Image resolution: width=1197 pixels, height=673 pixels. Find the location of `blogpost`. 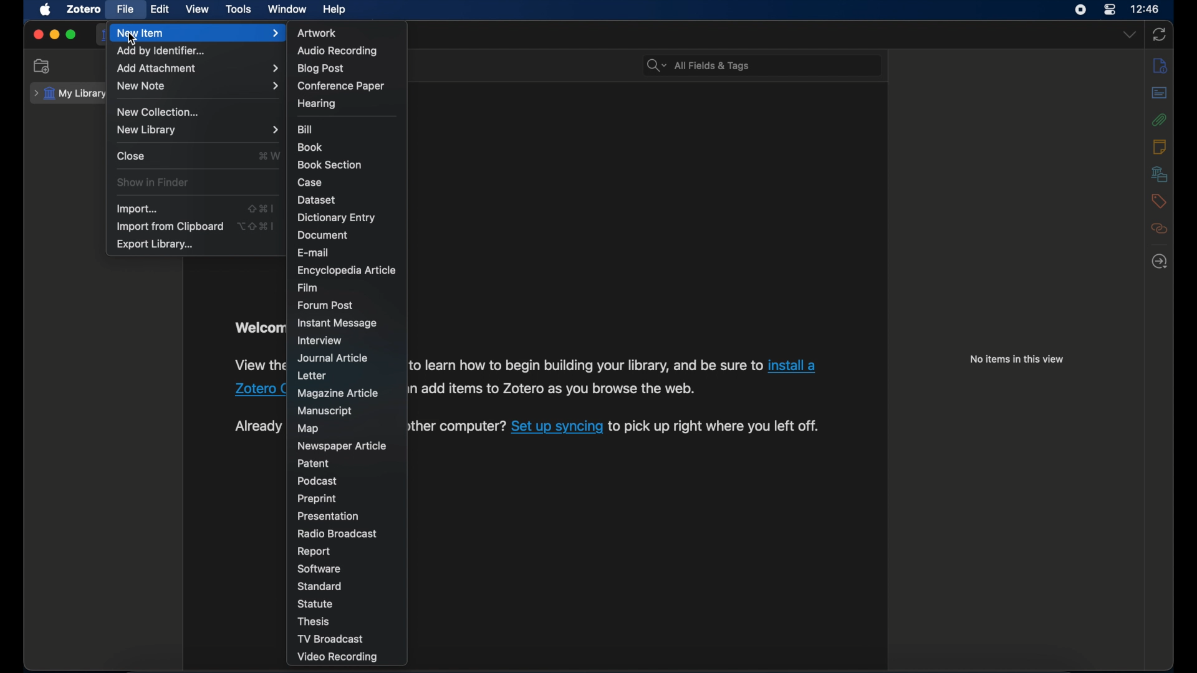

blogpost is located at coordinates (320, 69).